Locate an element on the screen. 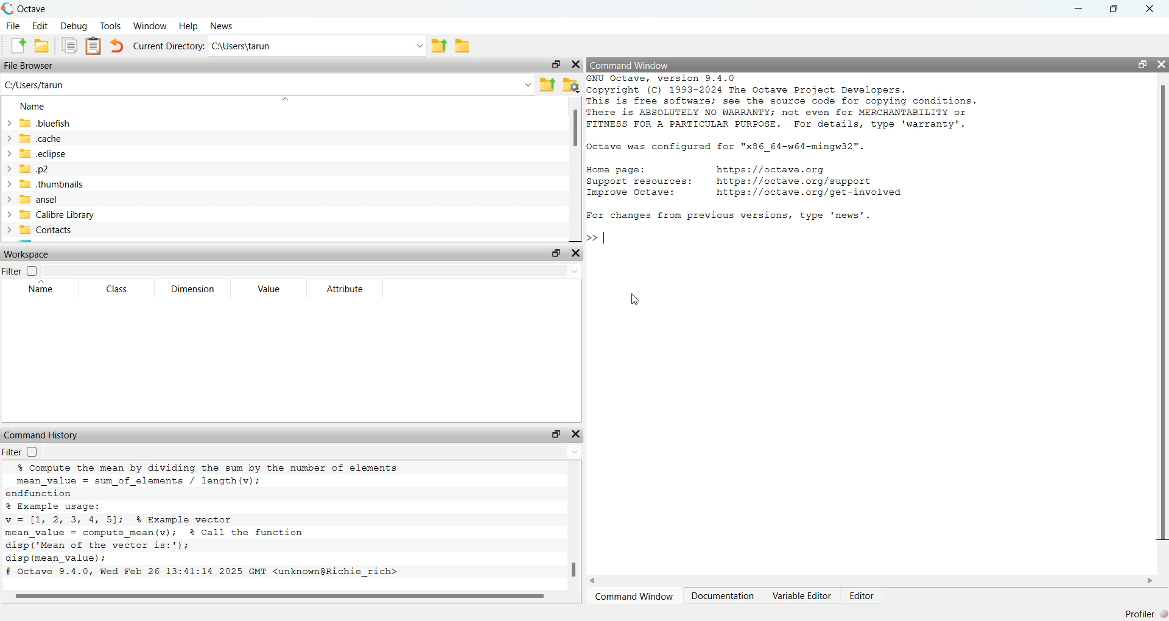 This screenshot has width=1169, height=621. Name is located at coordinates (43, 287).